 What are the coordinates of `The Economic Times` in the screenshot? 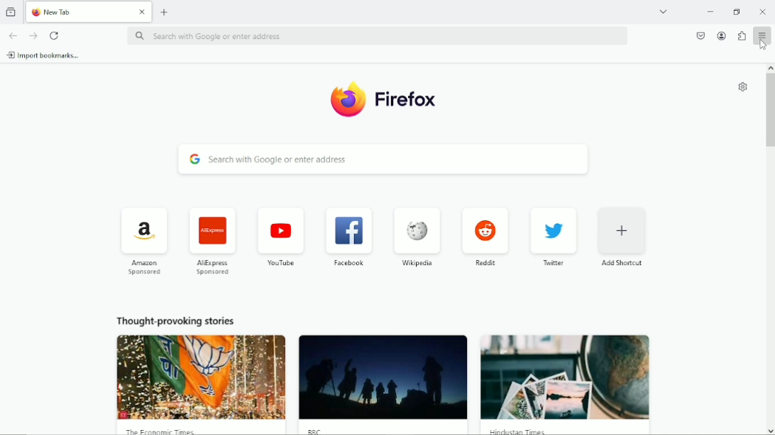 It's located at (162, 430).